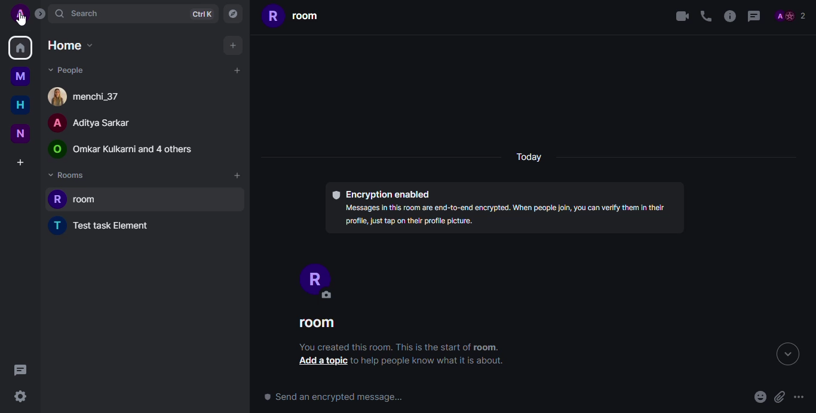 The width and height of the screenshot is (816, 413). What do you see at coordinates (19, 105) in the screenshot?
I see `home` at bounding box center [19, 105].